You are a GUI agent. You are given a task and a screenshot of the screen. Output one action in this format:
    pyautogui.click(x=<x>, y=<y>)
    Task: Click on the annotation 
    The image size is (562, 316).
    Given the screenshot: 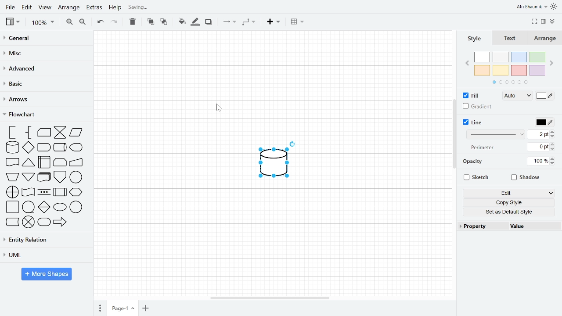 What is the action you would take?
    pyautogui.click(x=11, y=133)
    